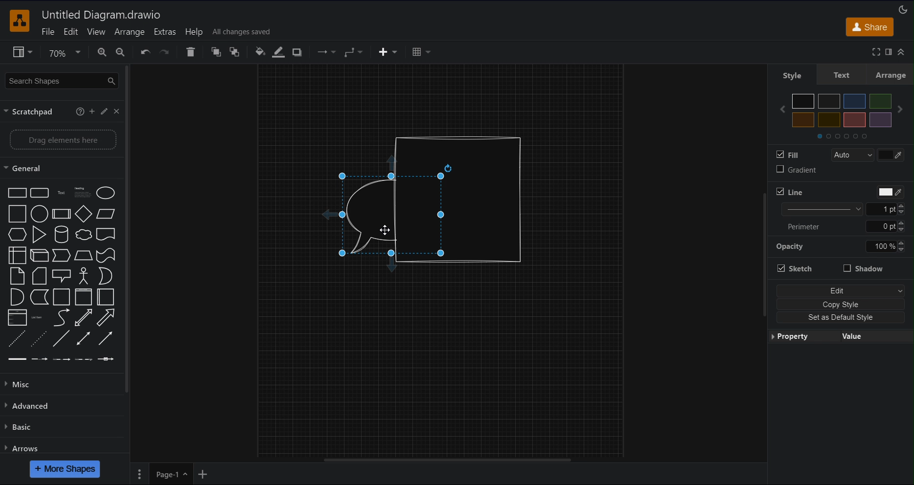 This screenshot has width=914, height=485. I want to click on Gradient, so click(797, 169).